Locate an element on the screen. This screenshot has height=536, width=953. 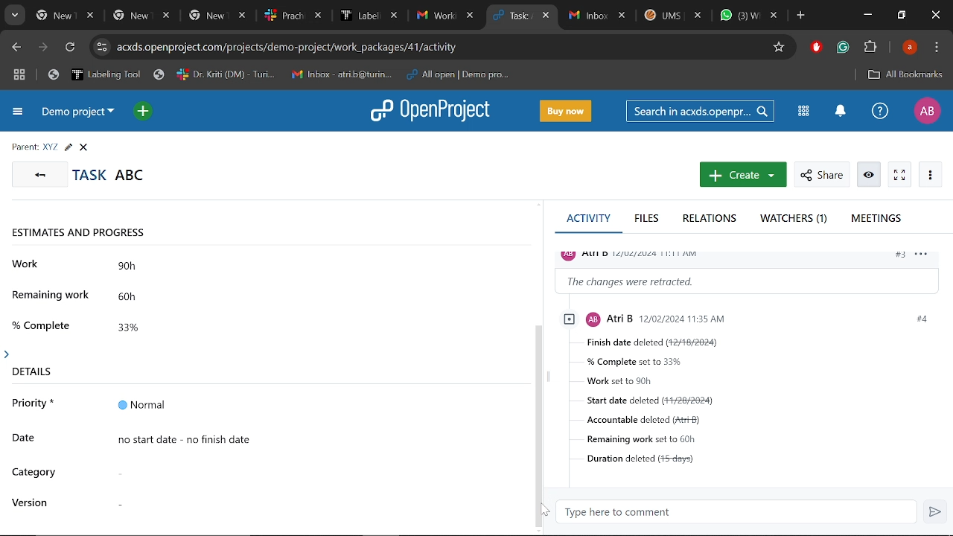
work is located at coordinates (28, 264).